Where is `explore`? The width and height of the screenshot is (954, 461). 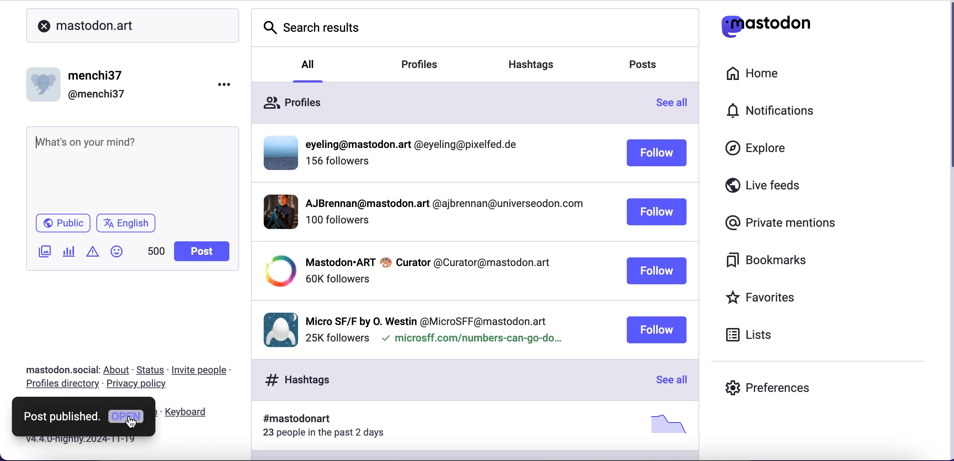
explore is located at coordinates (755, 149).